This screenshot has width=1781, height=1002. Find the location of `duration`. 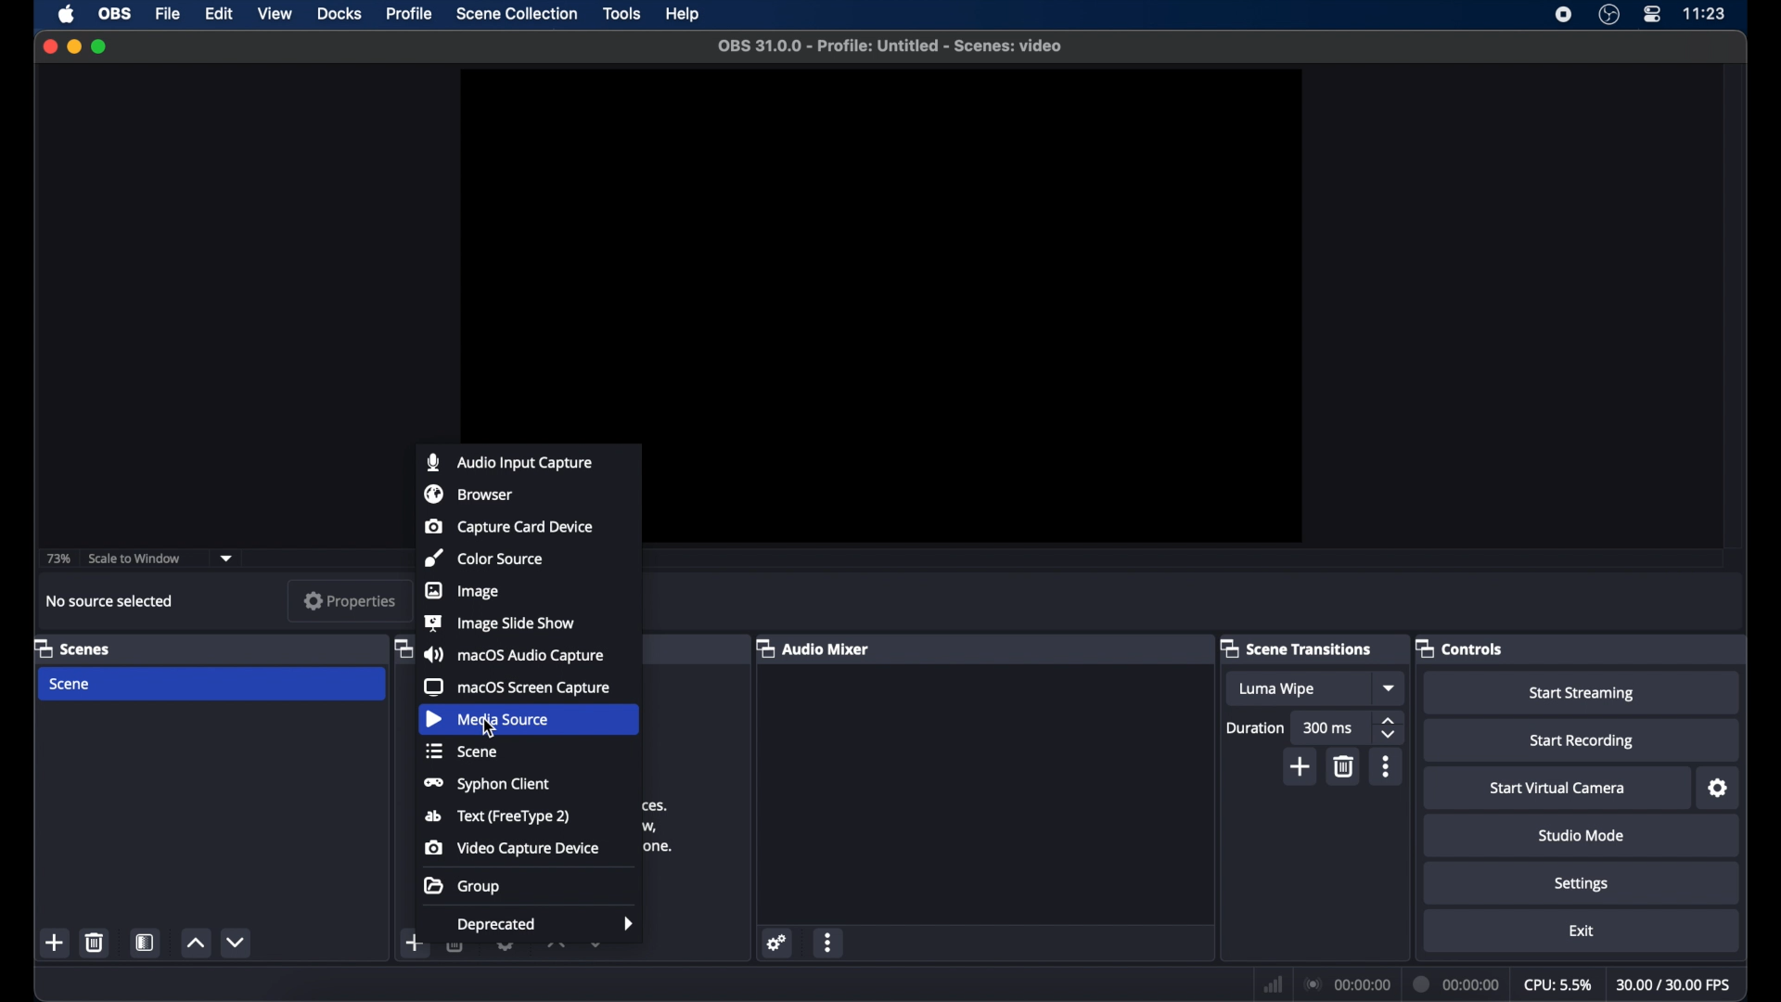

duration is located at coordinates (1458, 984).